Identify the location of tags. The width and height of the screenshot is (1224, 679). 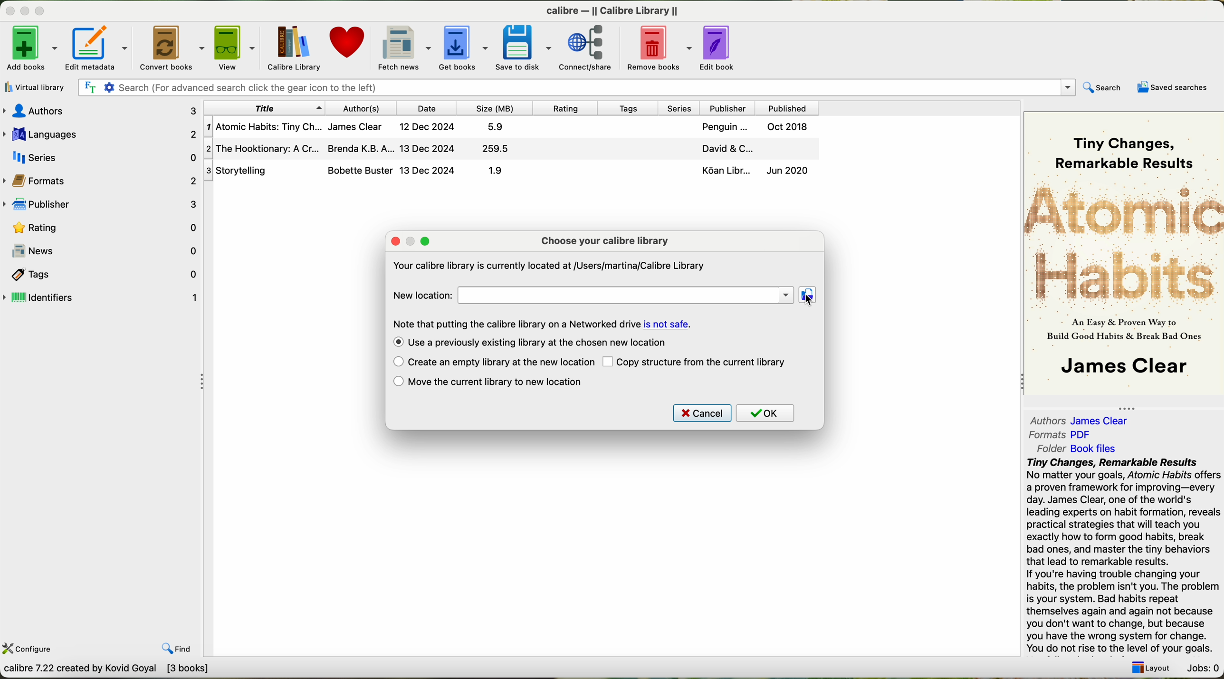
(632, 108).